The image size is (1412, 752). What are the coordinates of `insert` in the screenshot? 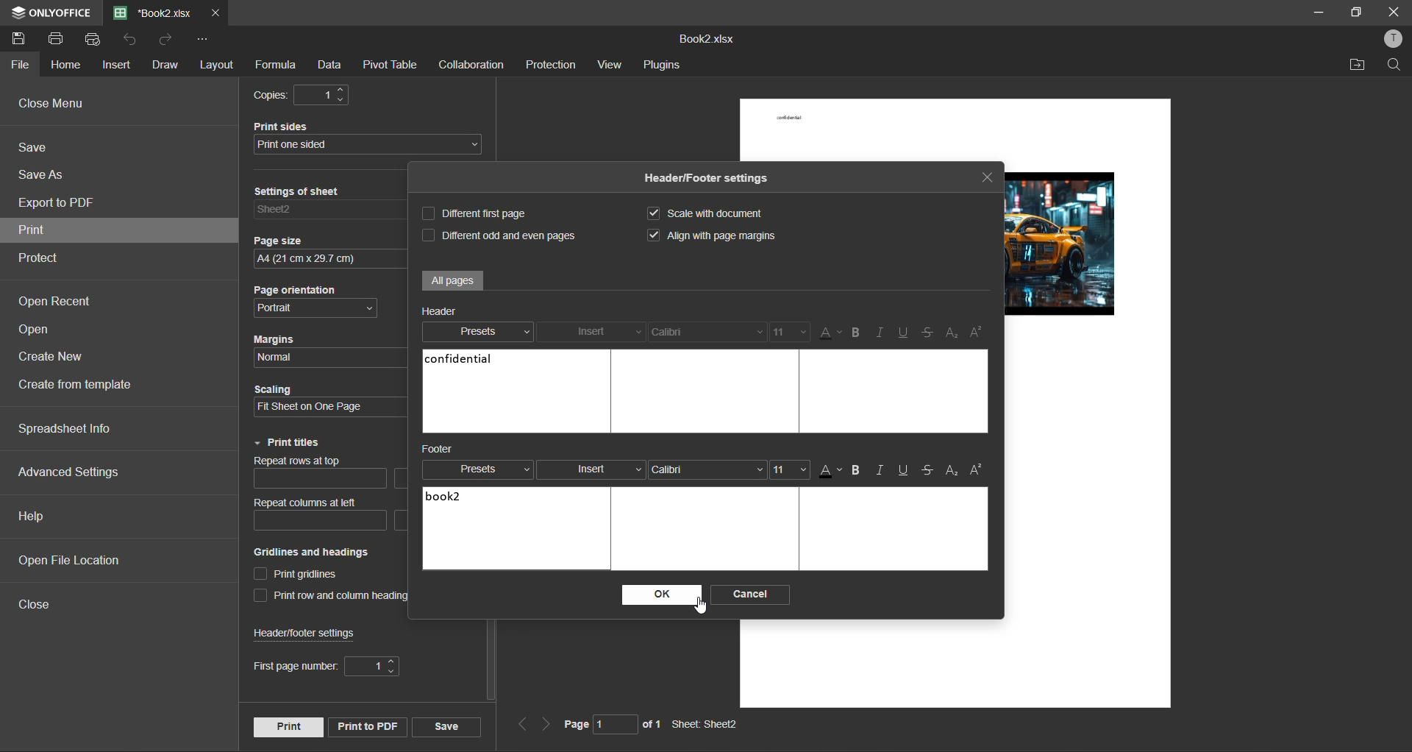 It's located at (592, 332).